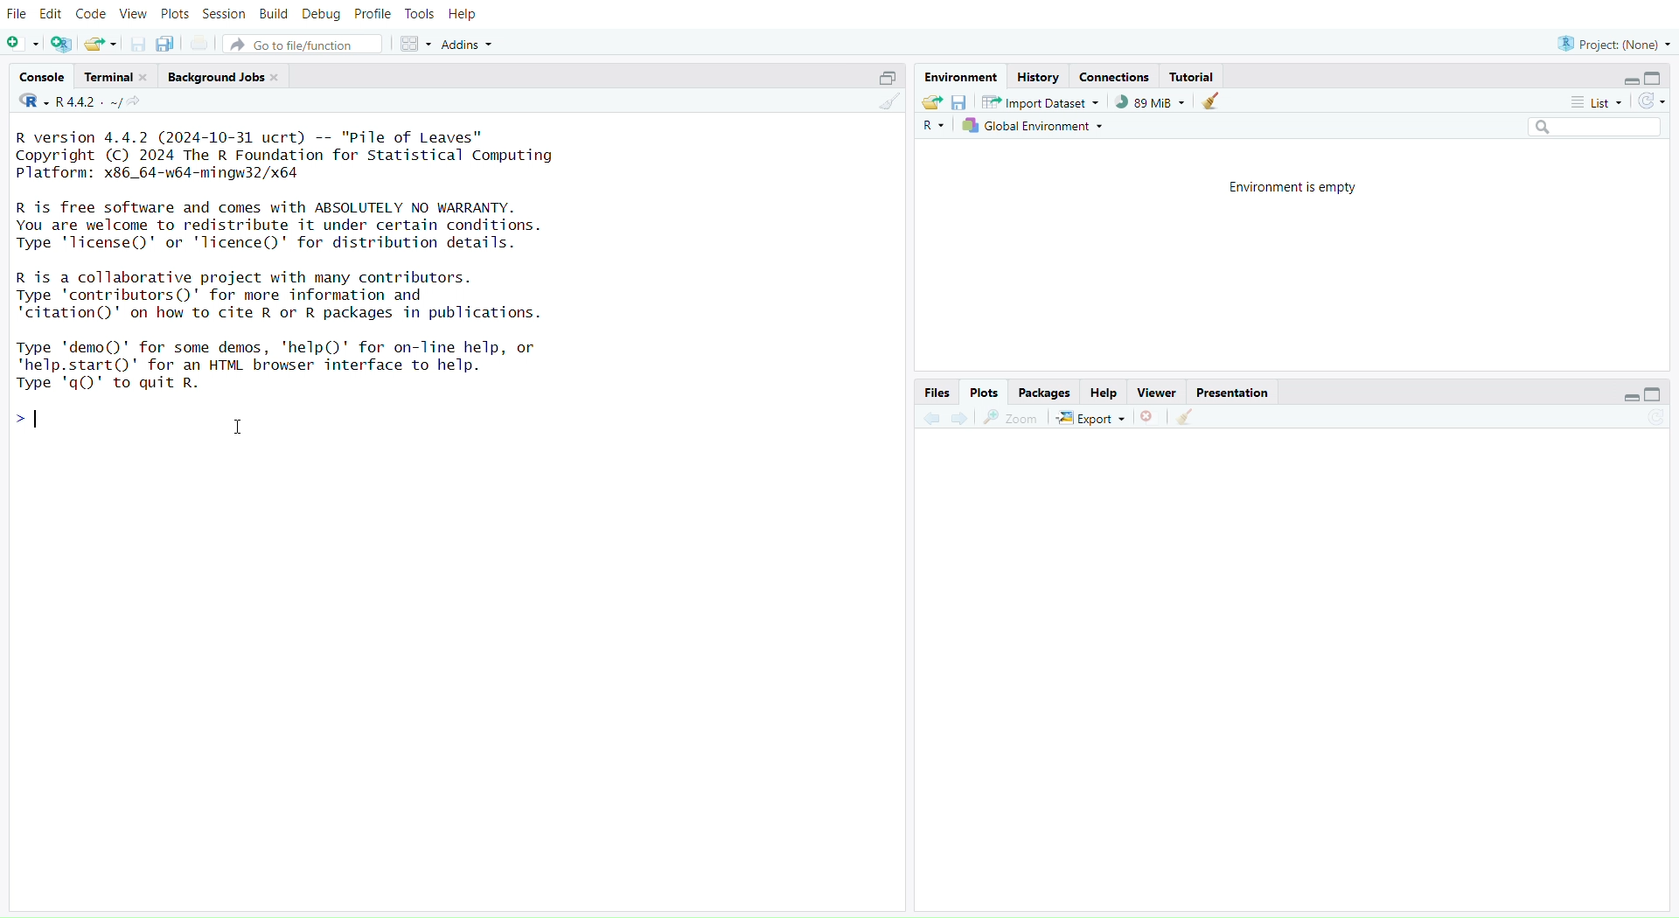 This screenshot has width=1679, height=918. What do you see at coordinates (1656, 395) in the screenshot?
I see `Maximize` at bounding box center [1656, 395].